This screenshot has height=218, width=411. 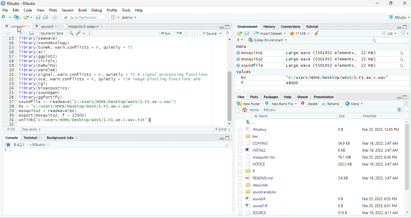 I want to click on Size, so click(x=342, y=116).